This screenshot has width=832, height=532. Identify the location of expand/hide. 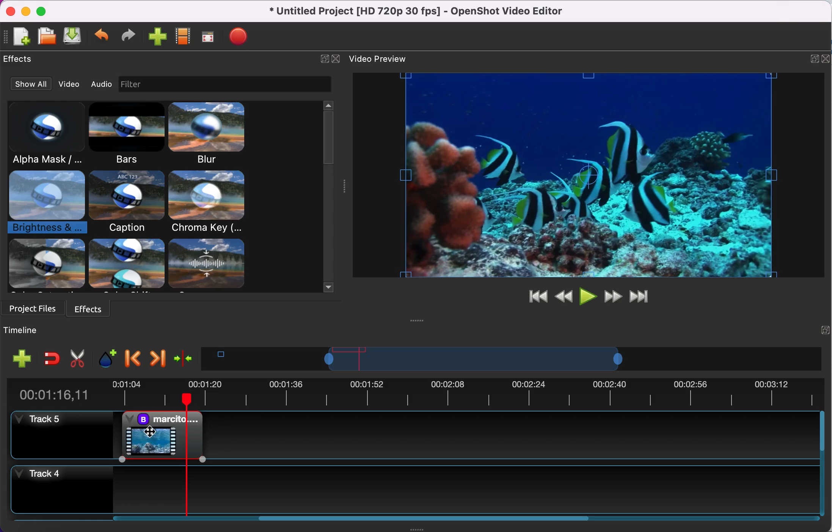
(825, 329).